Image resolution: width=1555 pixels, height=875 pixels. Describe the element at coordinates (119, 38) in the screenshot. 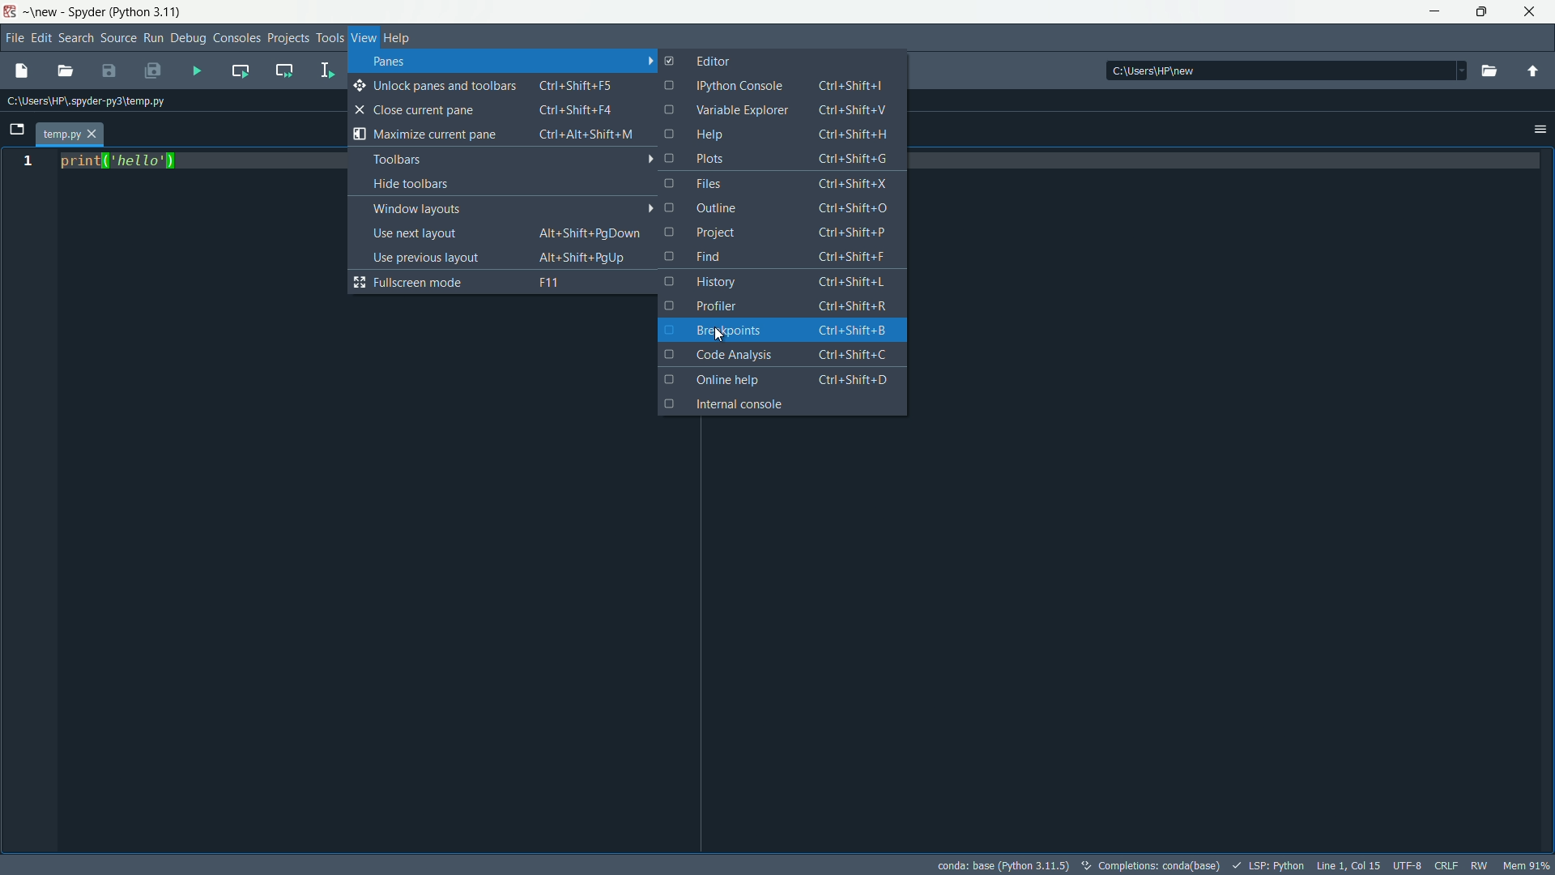

I see `source menu` at that location.